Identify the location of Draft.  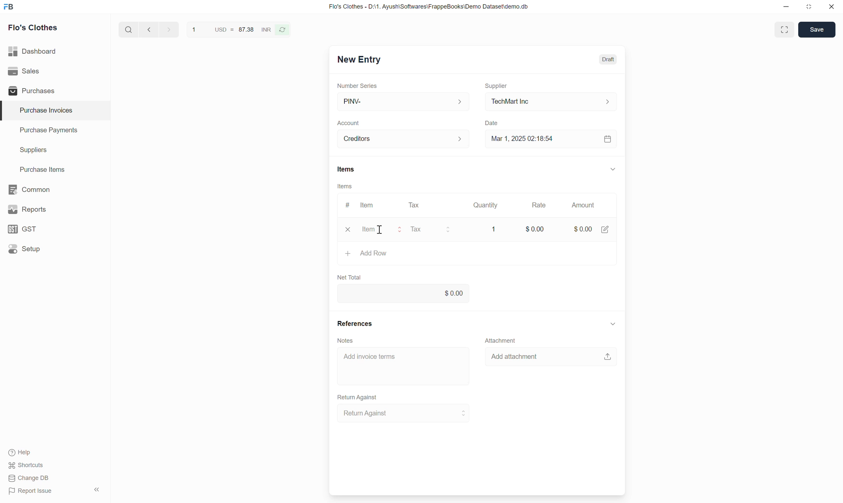
(608, 60).